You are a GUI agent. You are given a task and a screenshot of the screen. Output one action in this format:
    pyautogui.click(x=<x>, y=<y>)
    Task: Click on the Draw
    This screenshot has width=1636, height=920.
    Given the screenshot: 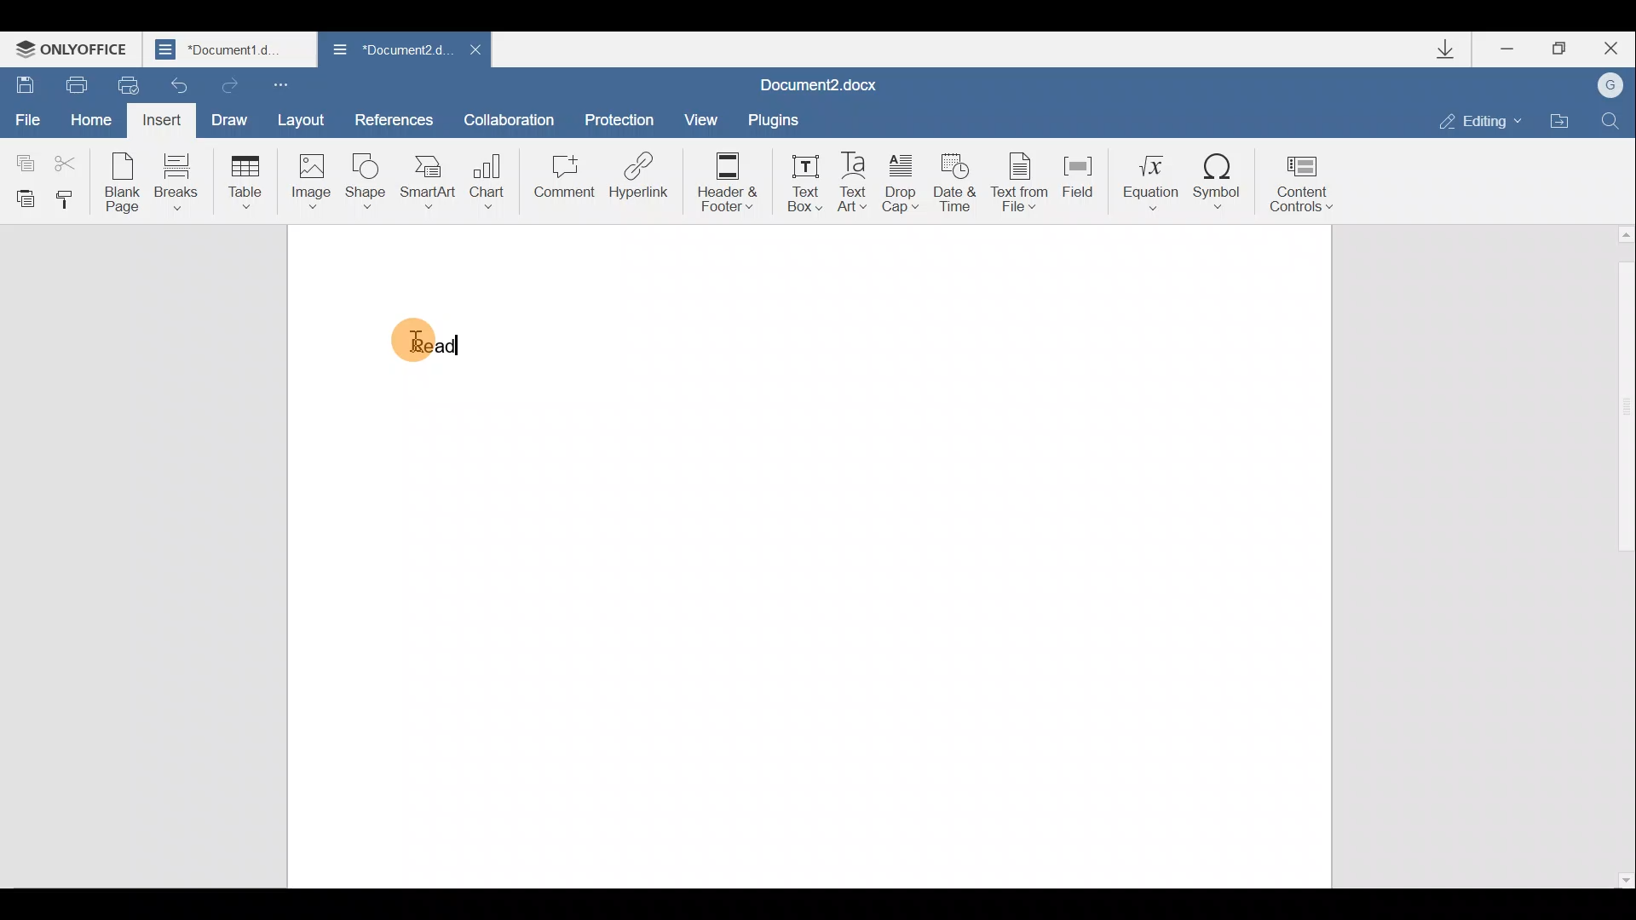 What is the action you would take?
    pyautogui.click(x=232, y=118)
    